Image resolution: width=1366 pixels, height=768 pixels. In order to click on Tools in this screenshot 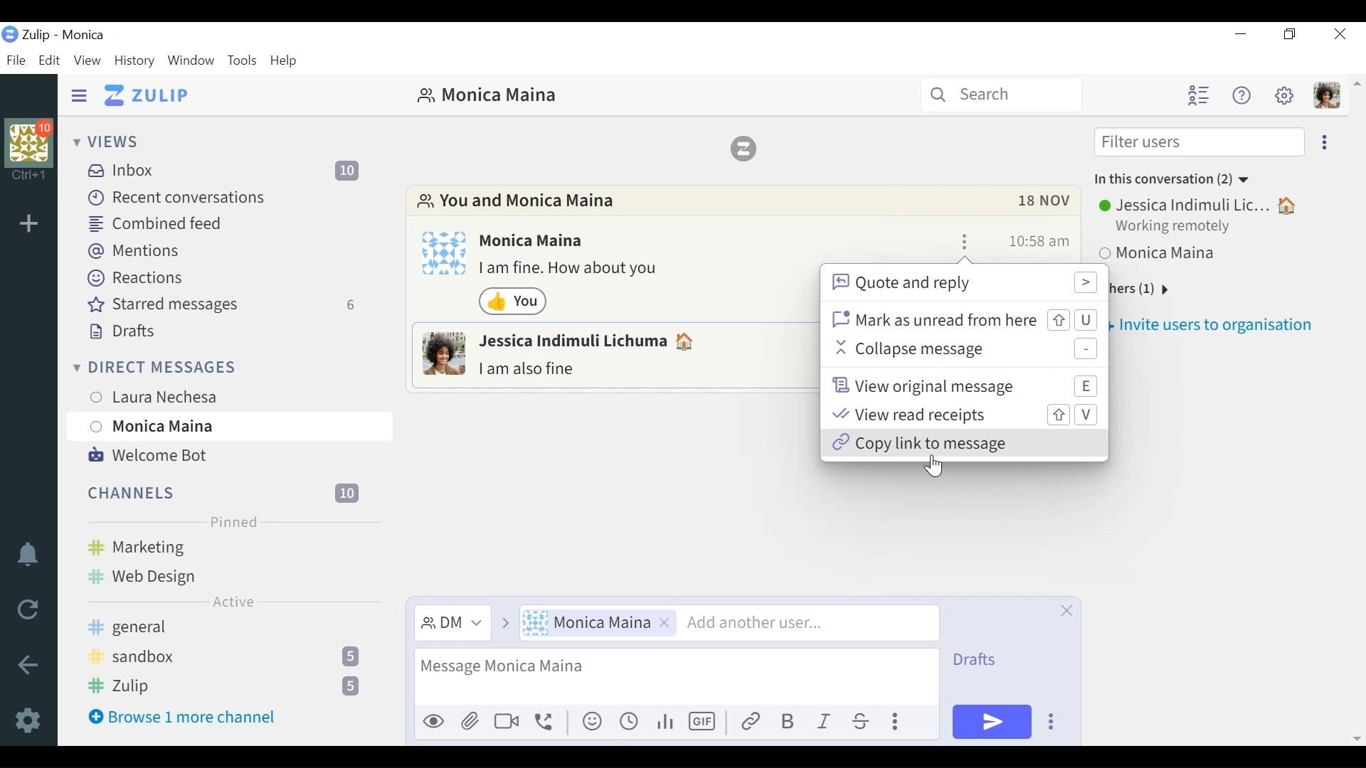, I will do `click(244, 61)`.